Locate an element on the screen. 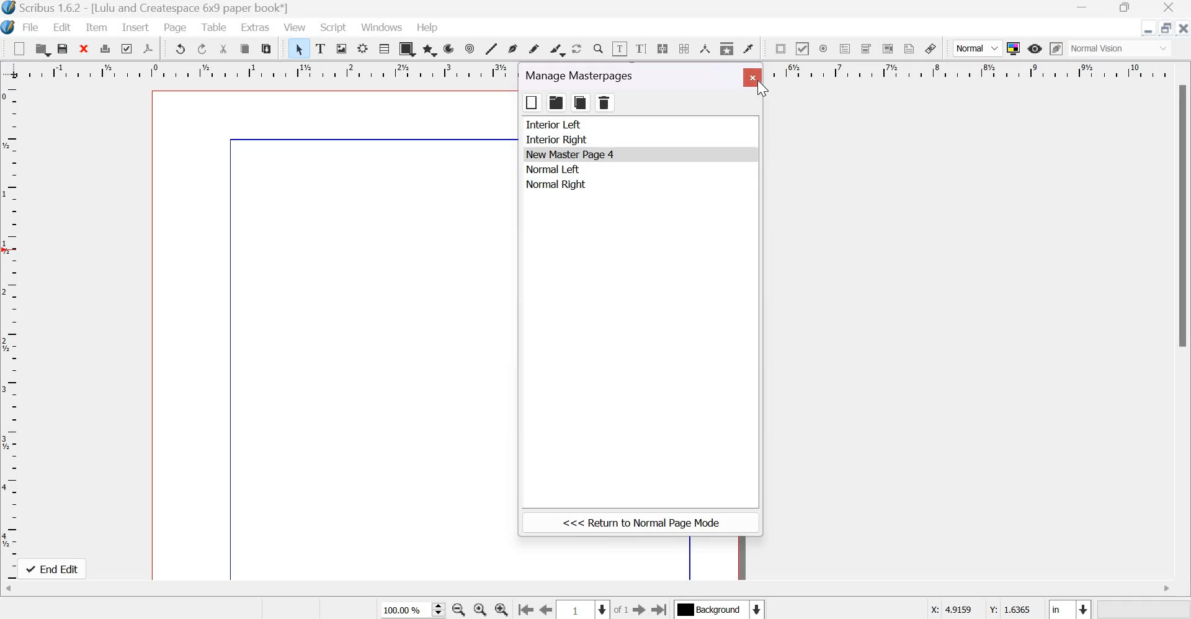 Image resolution: width=1191 pixels, height=619 pixels. Help is located at coordinates (429, 27).